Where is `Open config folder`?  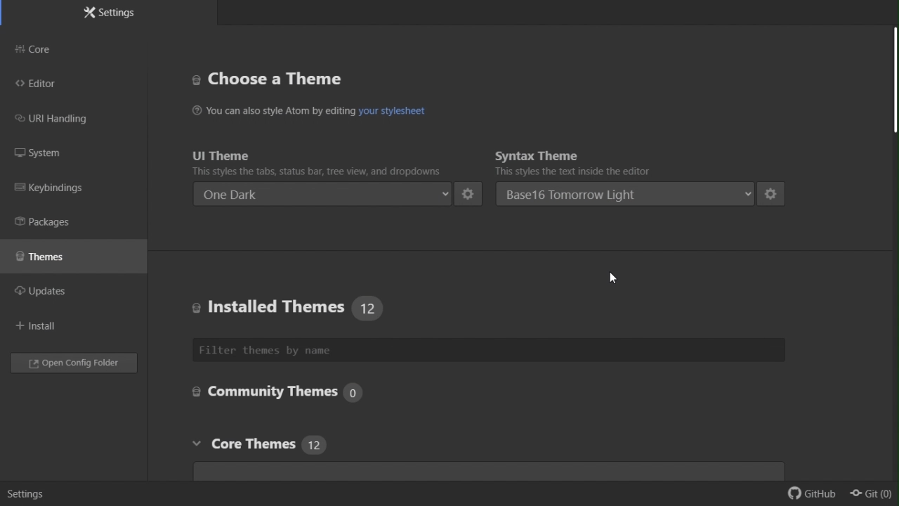 Open config folder is located at coordinates (77, 365).